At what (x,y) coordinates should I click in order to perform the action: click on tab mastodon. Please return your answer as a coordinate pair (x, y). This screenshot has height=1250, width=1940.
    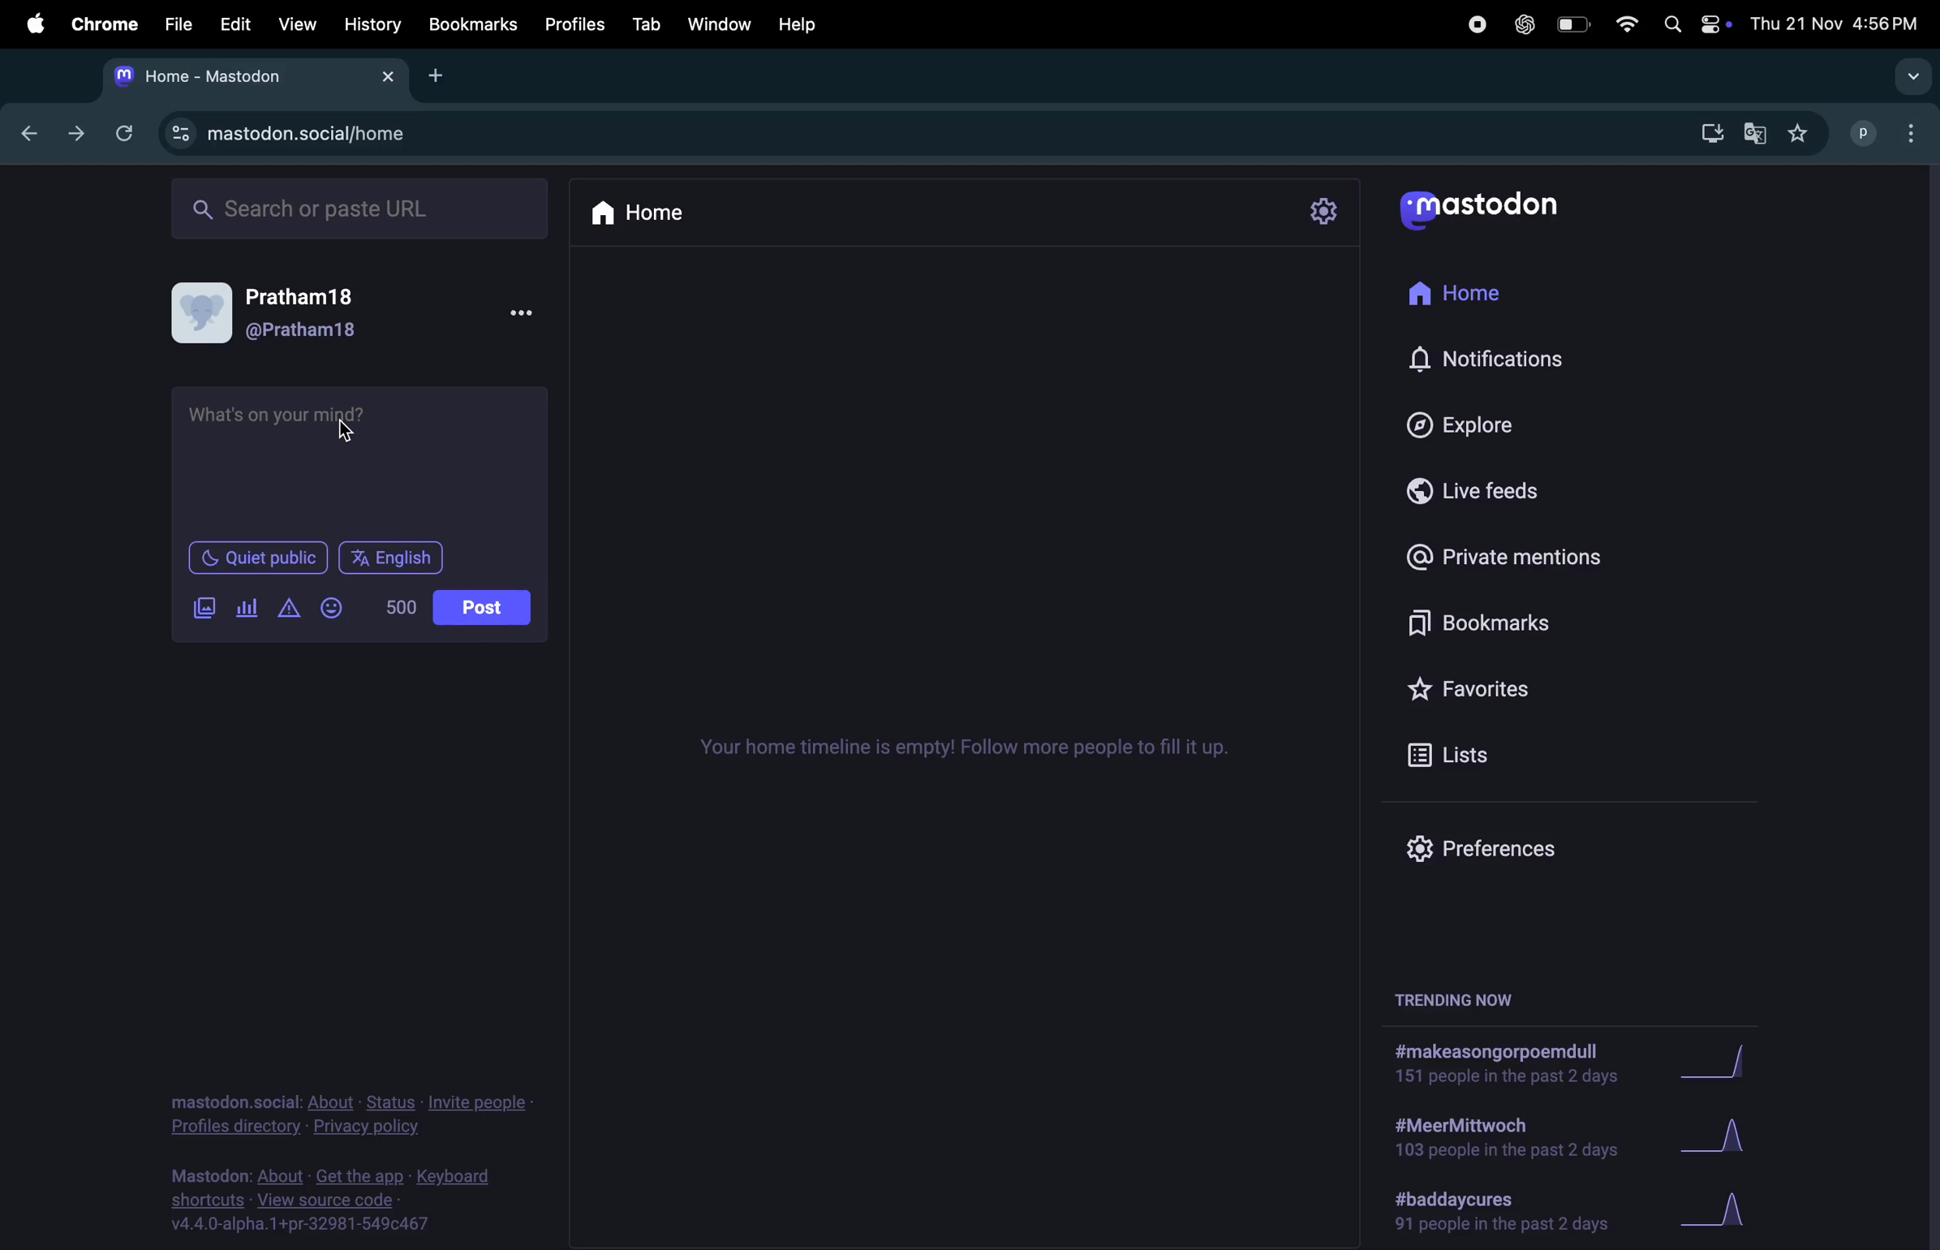
    Looking at the image, I should click on (254, 77).